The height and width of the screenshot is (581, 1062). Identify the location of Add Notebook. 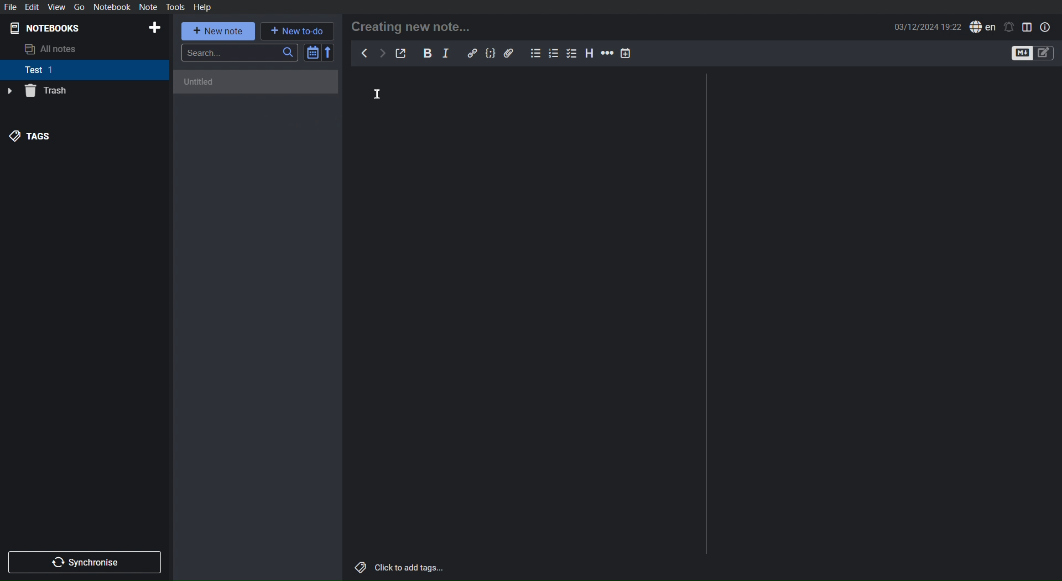
(155, 28).